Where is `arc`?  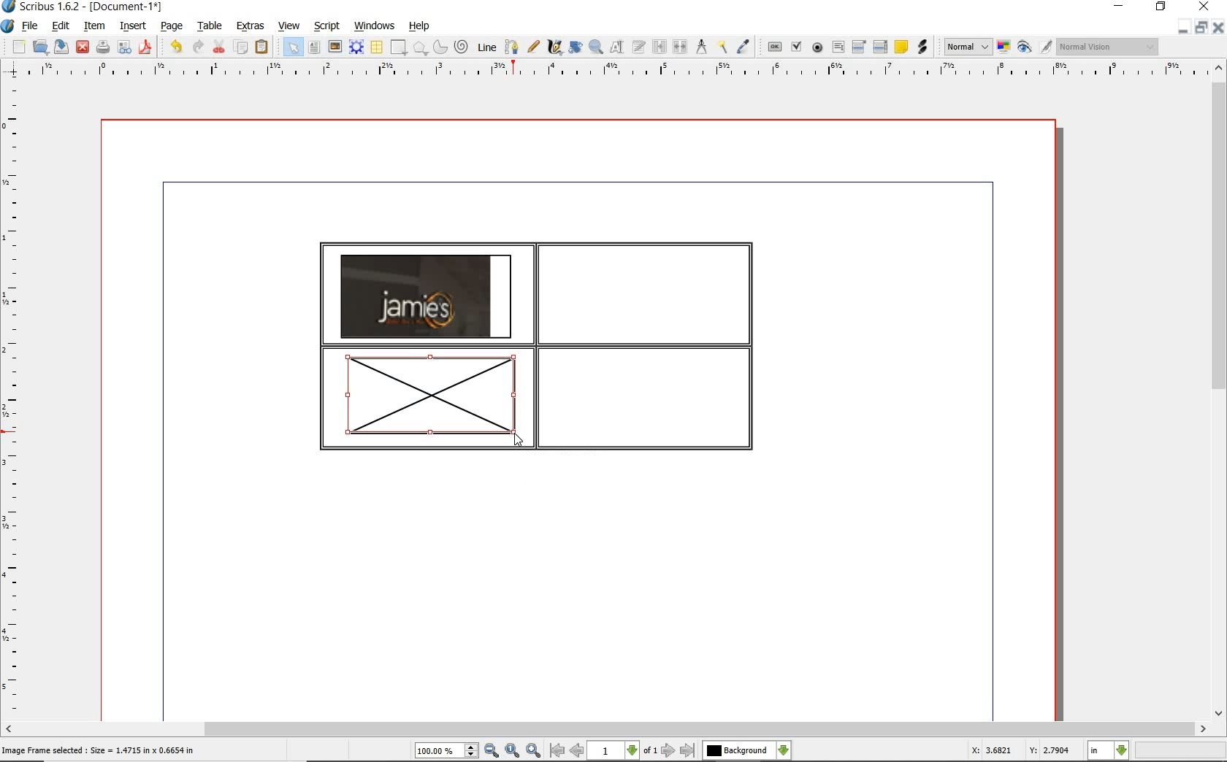 arc is located at coordinates (442, 48).